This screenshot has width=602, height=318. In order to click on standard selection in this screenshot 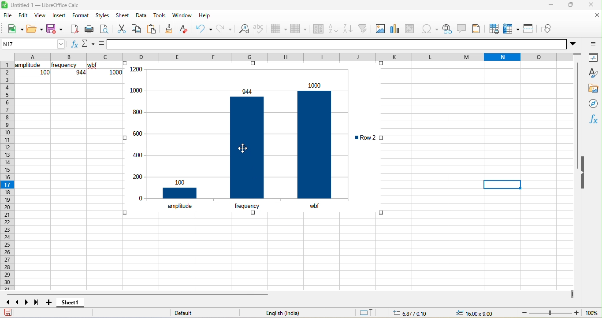, I will do `click(368, 314)`.